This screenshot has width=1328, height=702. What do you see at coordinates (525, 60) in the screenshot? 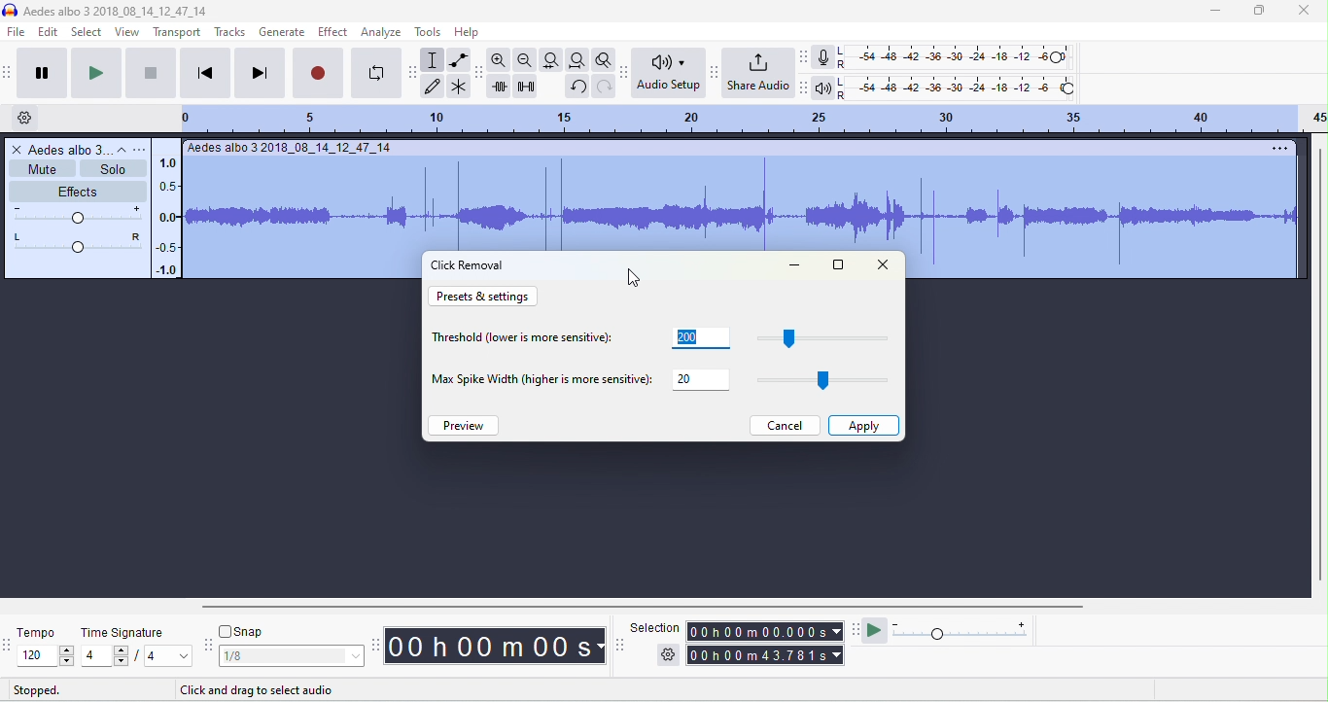
I see `zoom out` at bounding box center [525, 60].